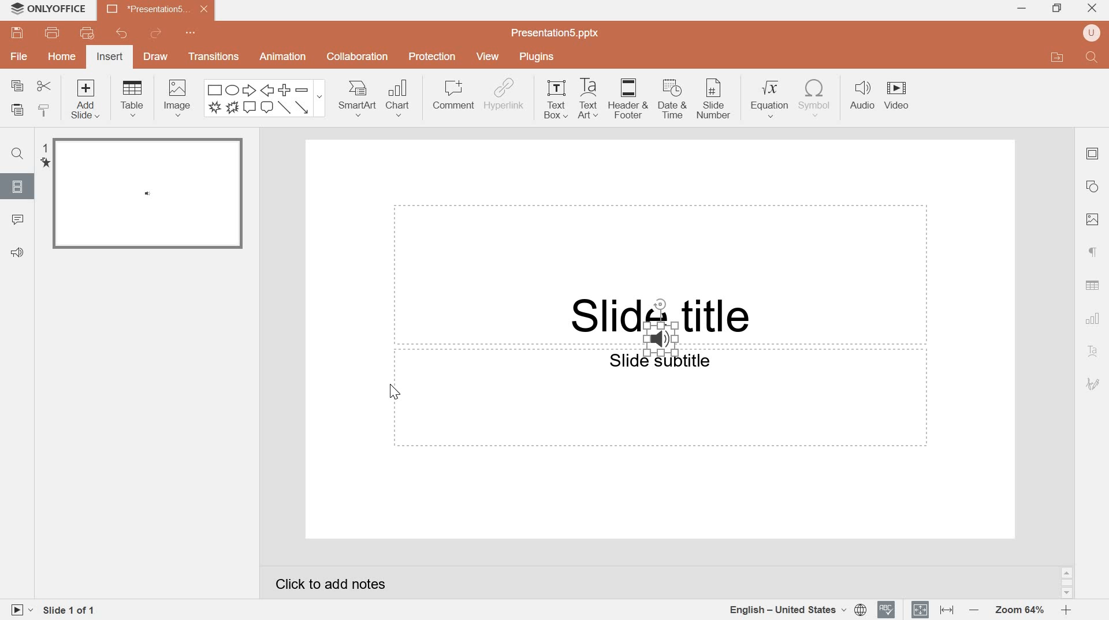  I want to click on Quick print, so click(88, 32).